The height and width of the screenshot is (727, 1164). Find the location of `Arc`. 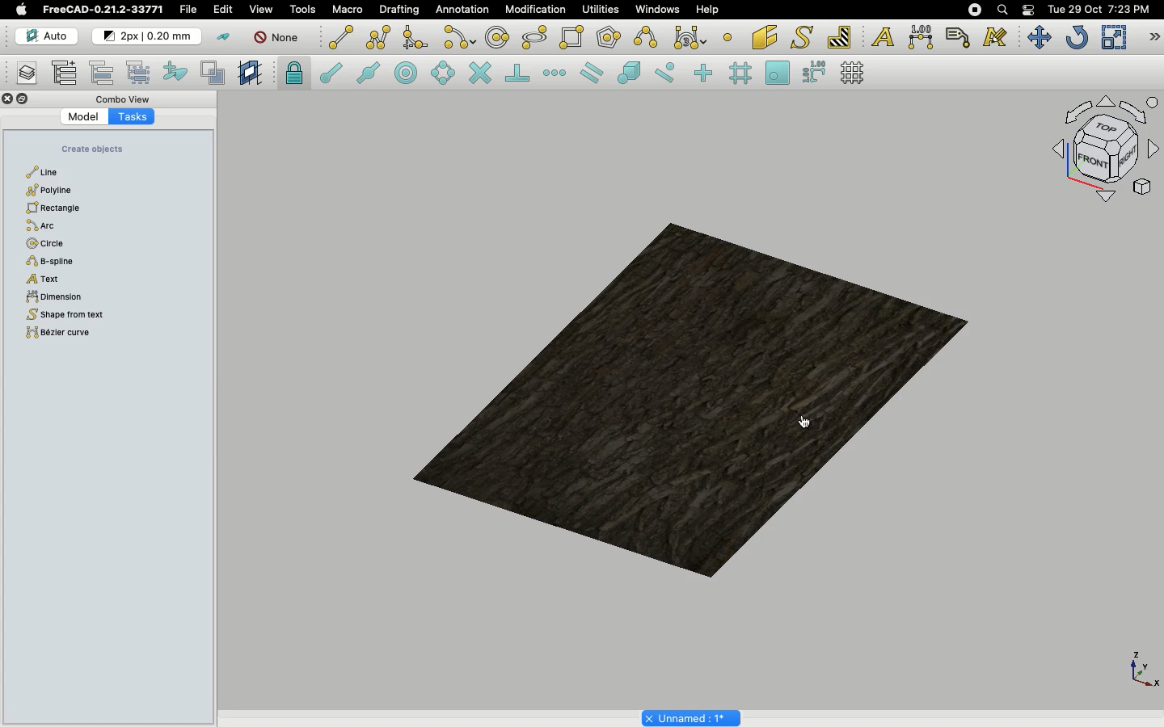

Arc is located at coordinates (37, 225).